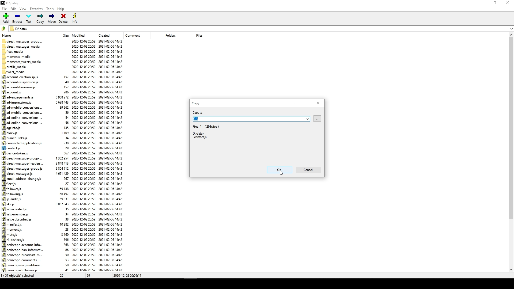 The height and width of the screenshot is (289, 514). I want to click on Close, so click(319, 103).